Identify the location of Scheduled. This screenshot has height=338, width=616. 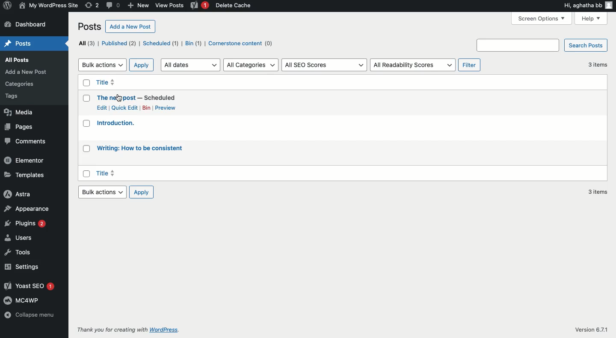
(158, 44).